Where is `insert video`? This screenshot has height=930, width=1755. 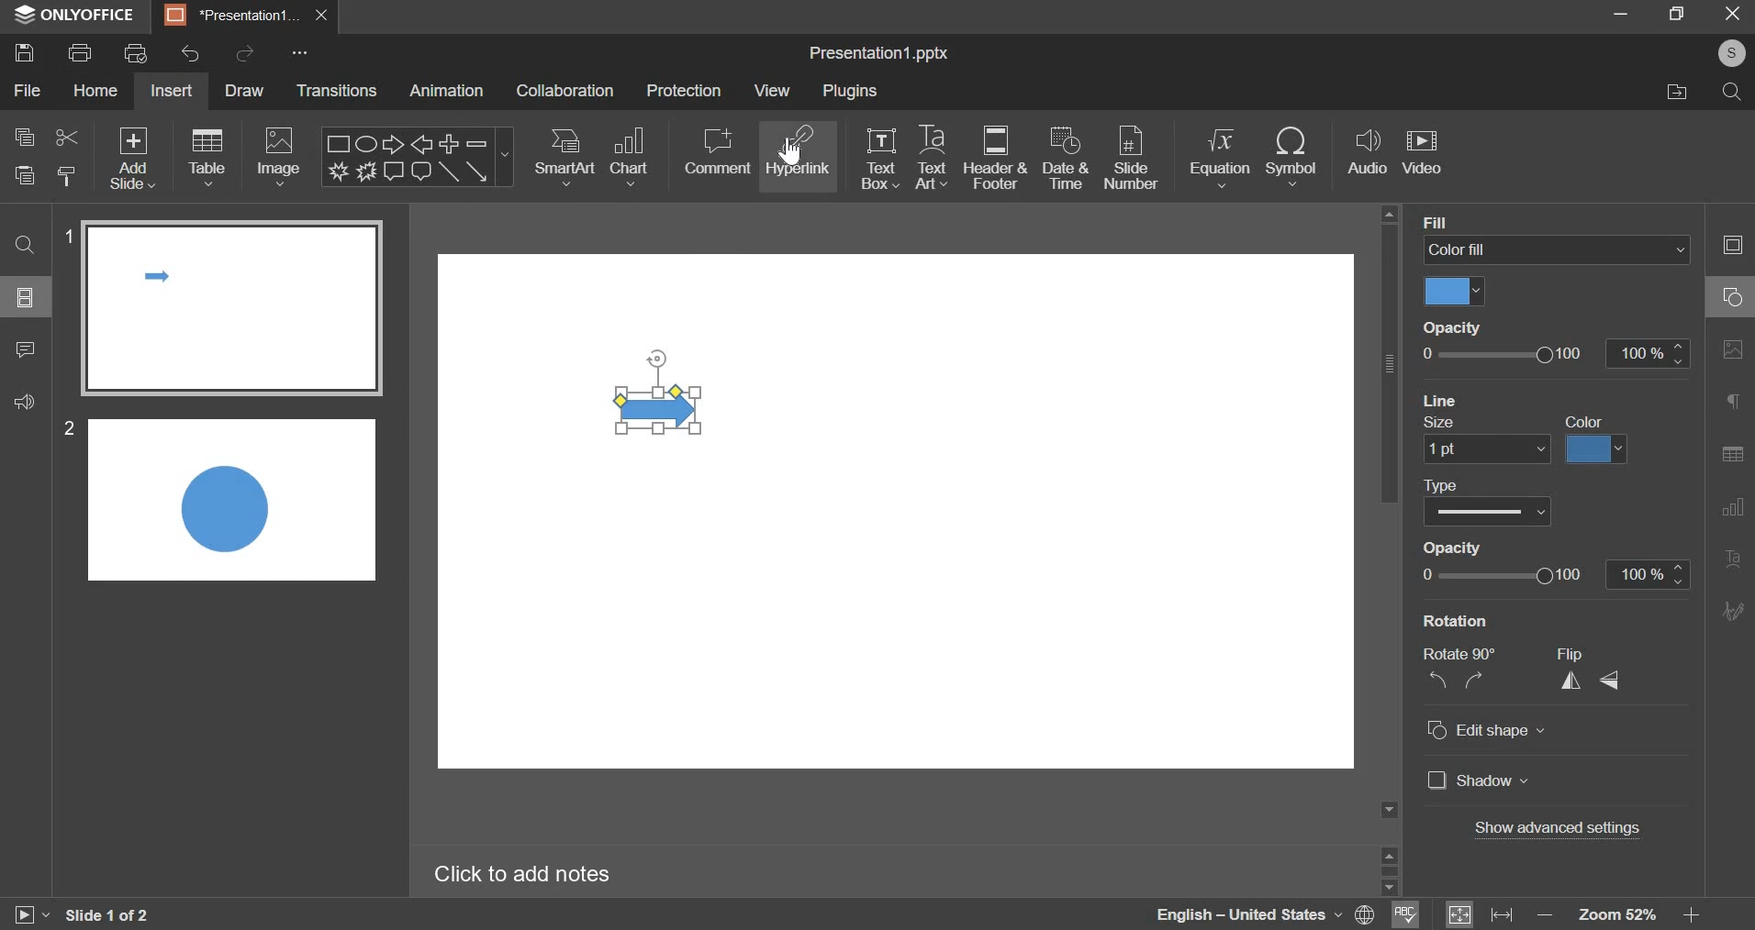
insert video is located at coordinates (1424, 158).